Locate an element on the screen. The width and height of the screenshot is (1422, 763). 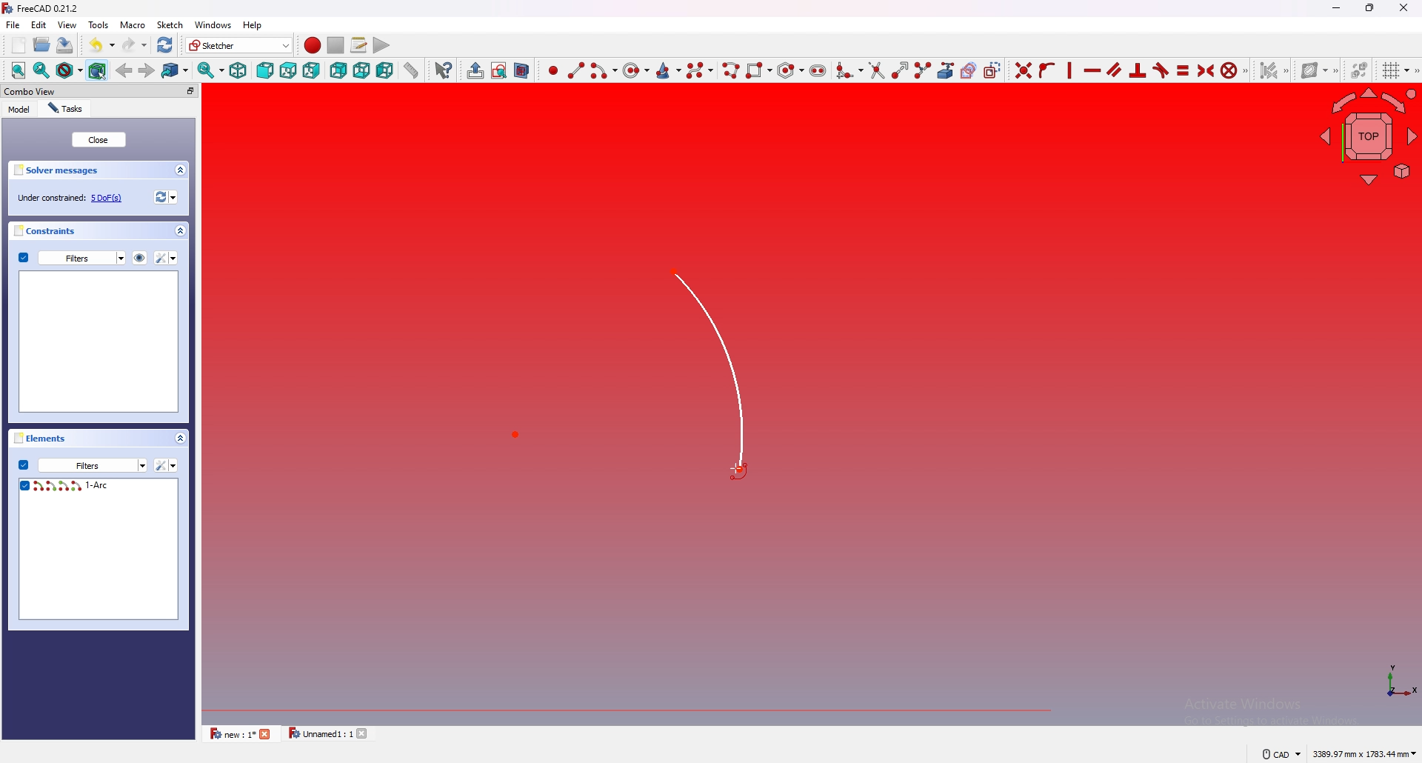
create point is located at coordinates (553, 70).